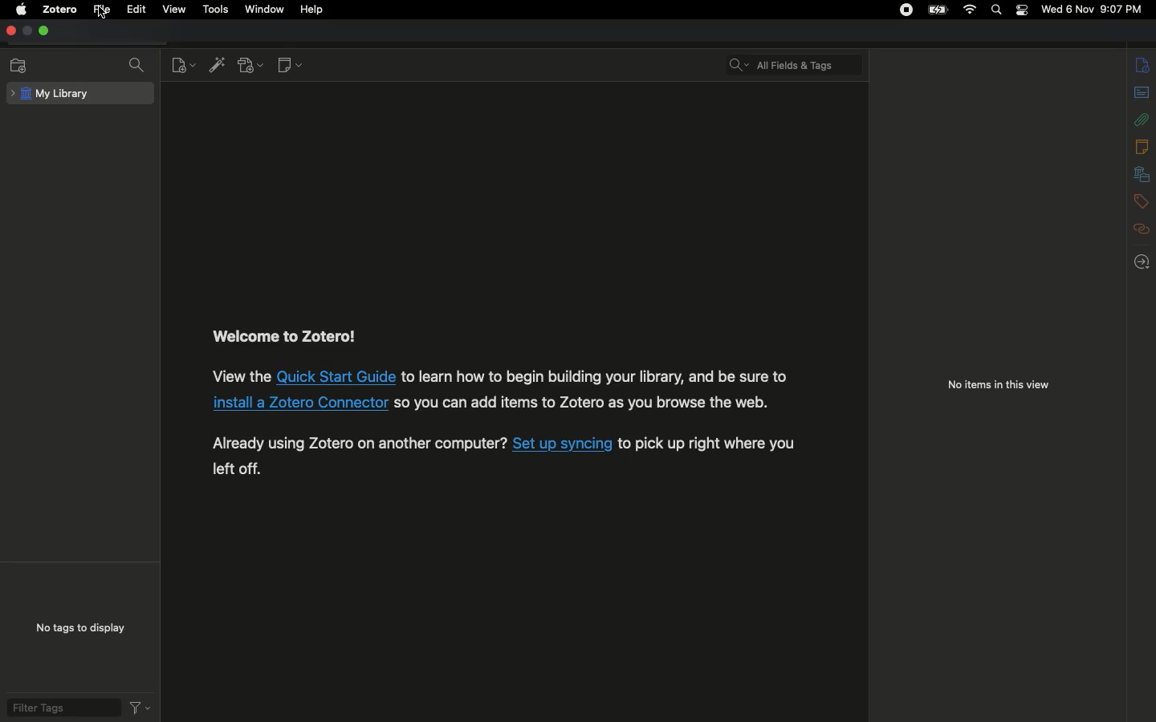 The height and width of the screenshot is (722, 1156). What do you see at coordinates (1142, 175) in the screenshot?
I see `Libraries and collections` at bounding box center [1142, 175].